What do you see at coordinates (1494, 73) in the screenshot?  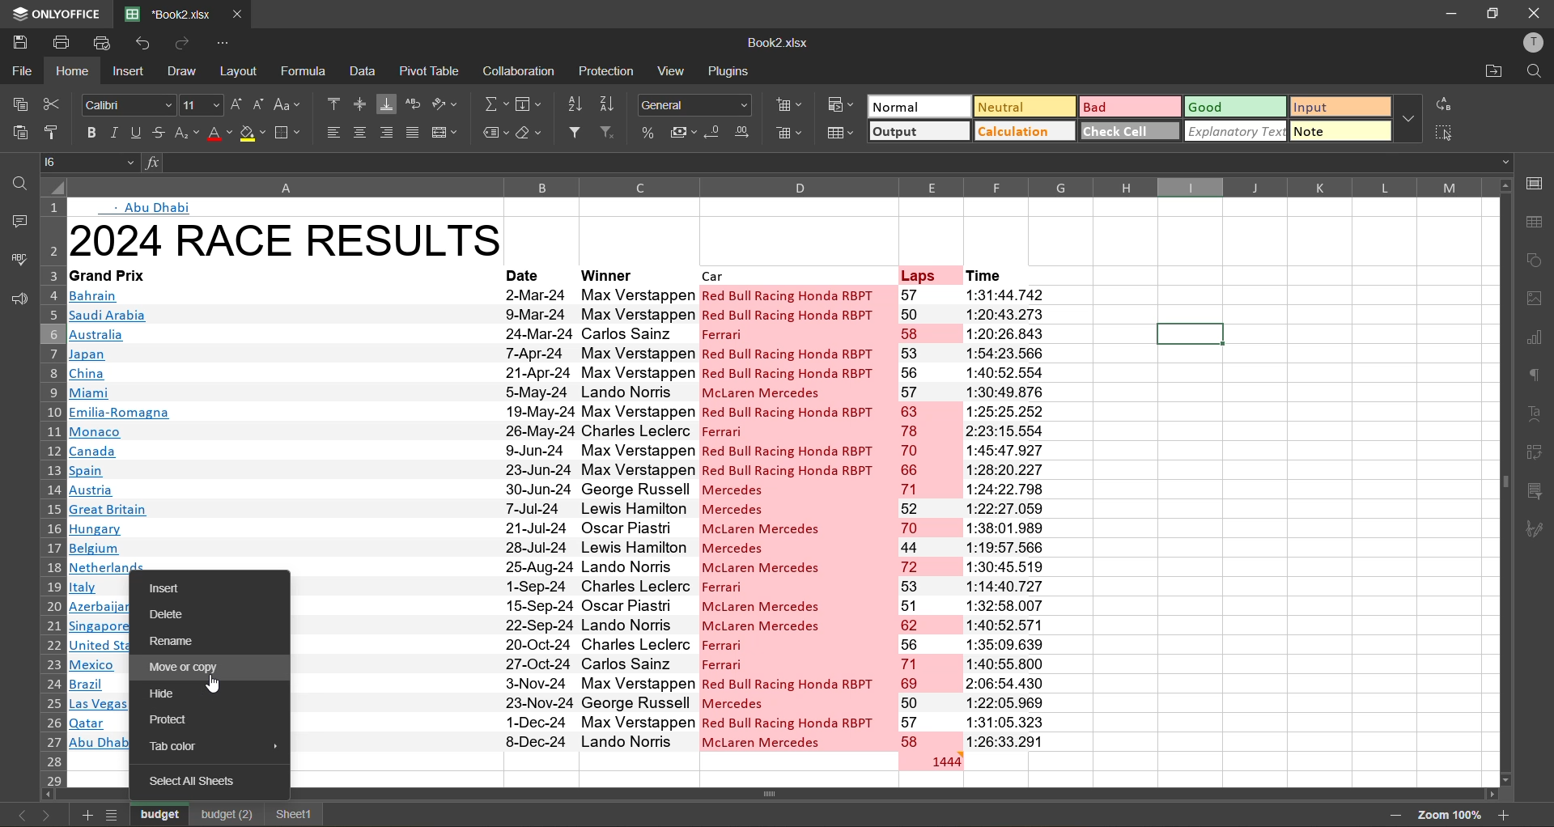 I see `open location` at bounding box center [1494, 73].